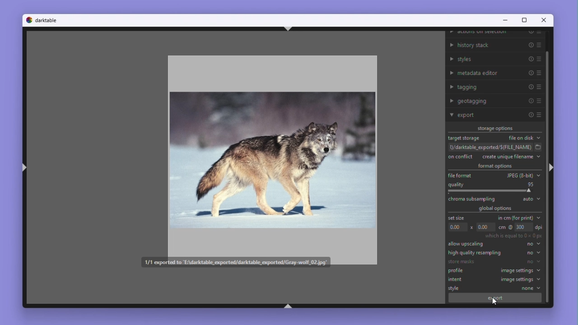  Describe the element at coordinates (519, 218) in the screenshot. I see `In centimetres` at that location.